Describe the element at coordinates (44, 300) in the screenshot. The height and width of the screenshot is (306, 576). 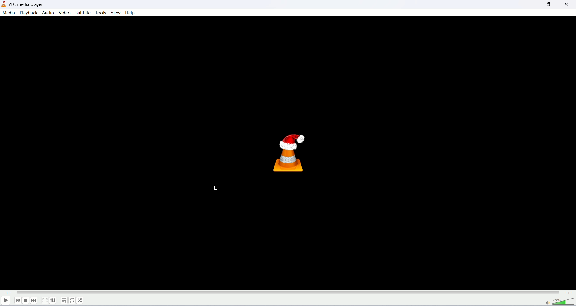
I see `fullscreen` at that location.